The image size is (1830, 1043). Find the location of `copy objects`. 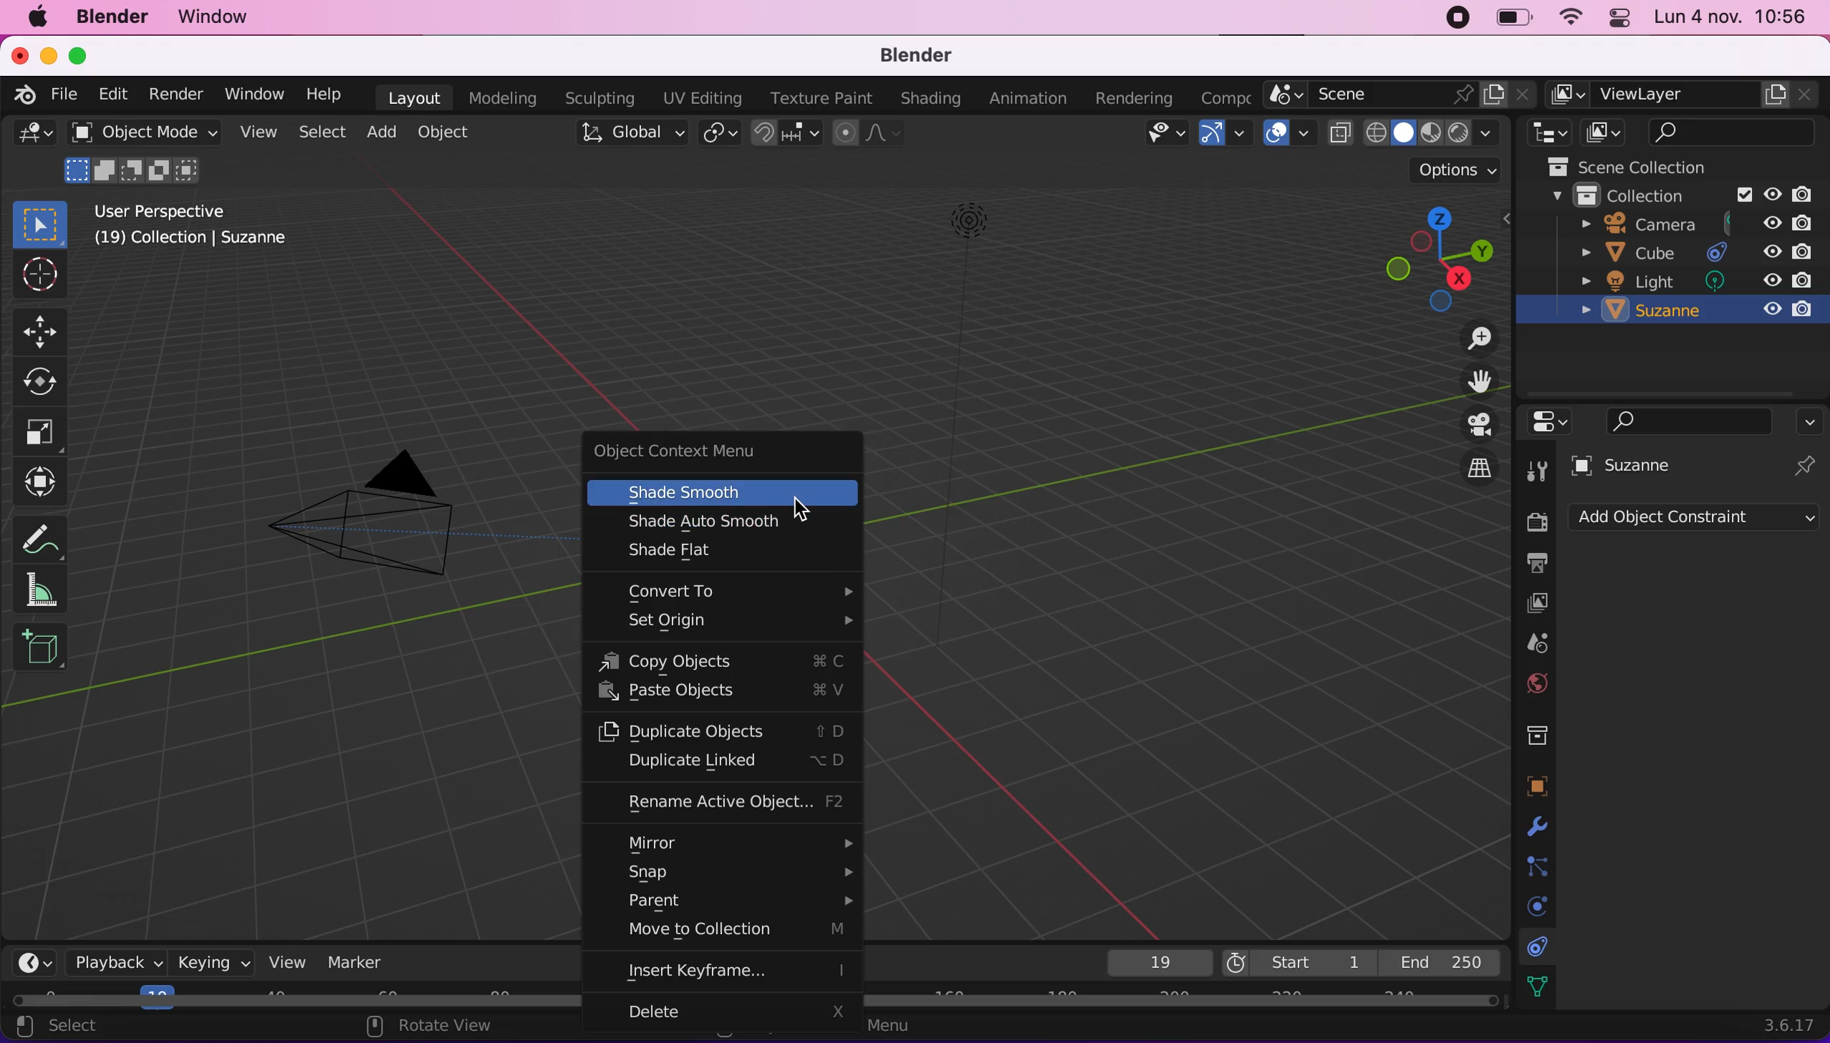

copy objects is located at coordinates (730, 663).